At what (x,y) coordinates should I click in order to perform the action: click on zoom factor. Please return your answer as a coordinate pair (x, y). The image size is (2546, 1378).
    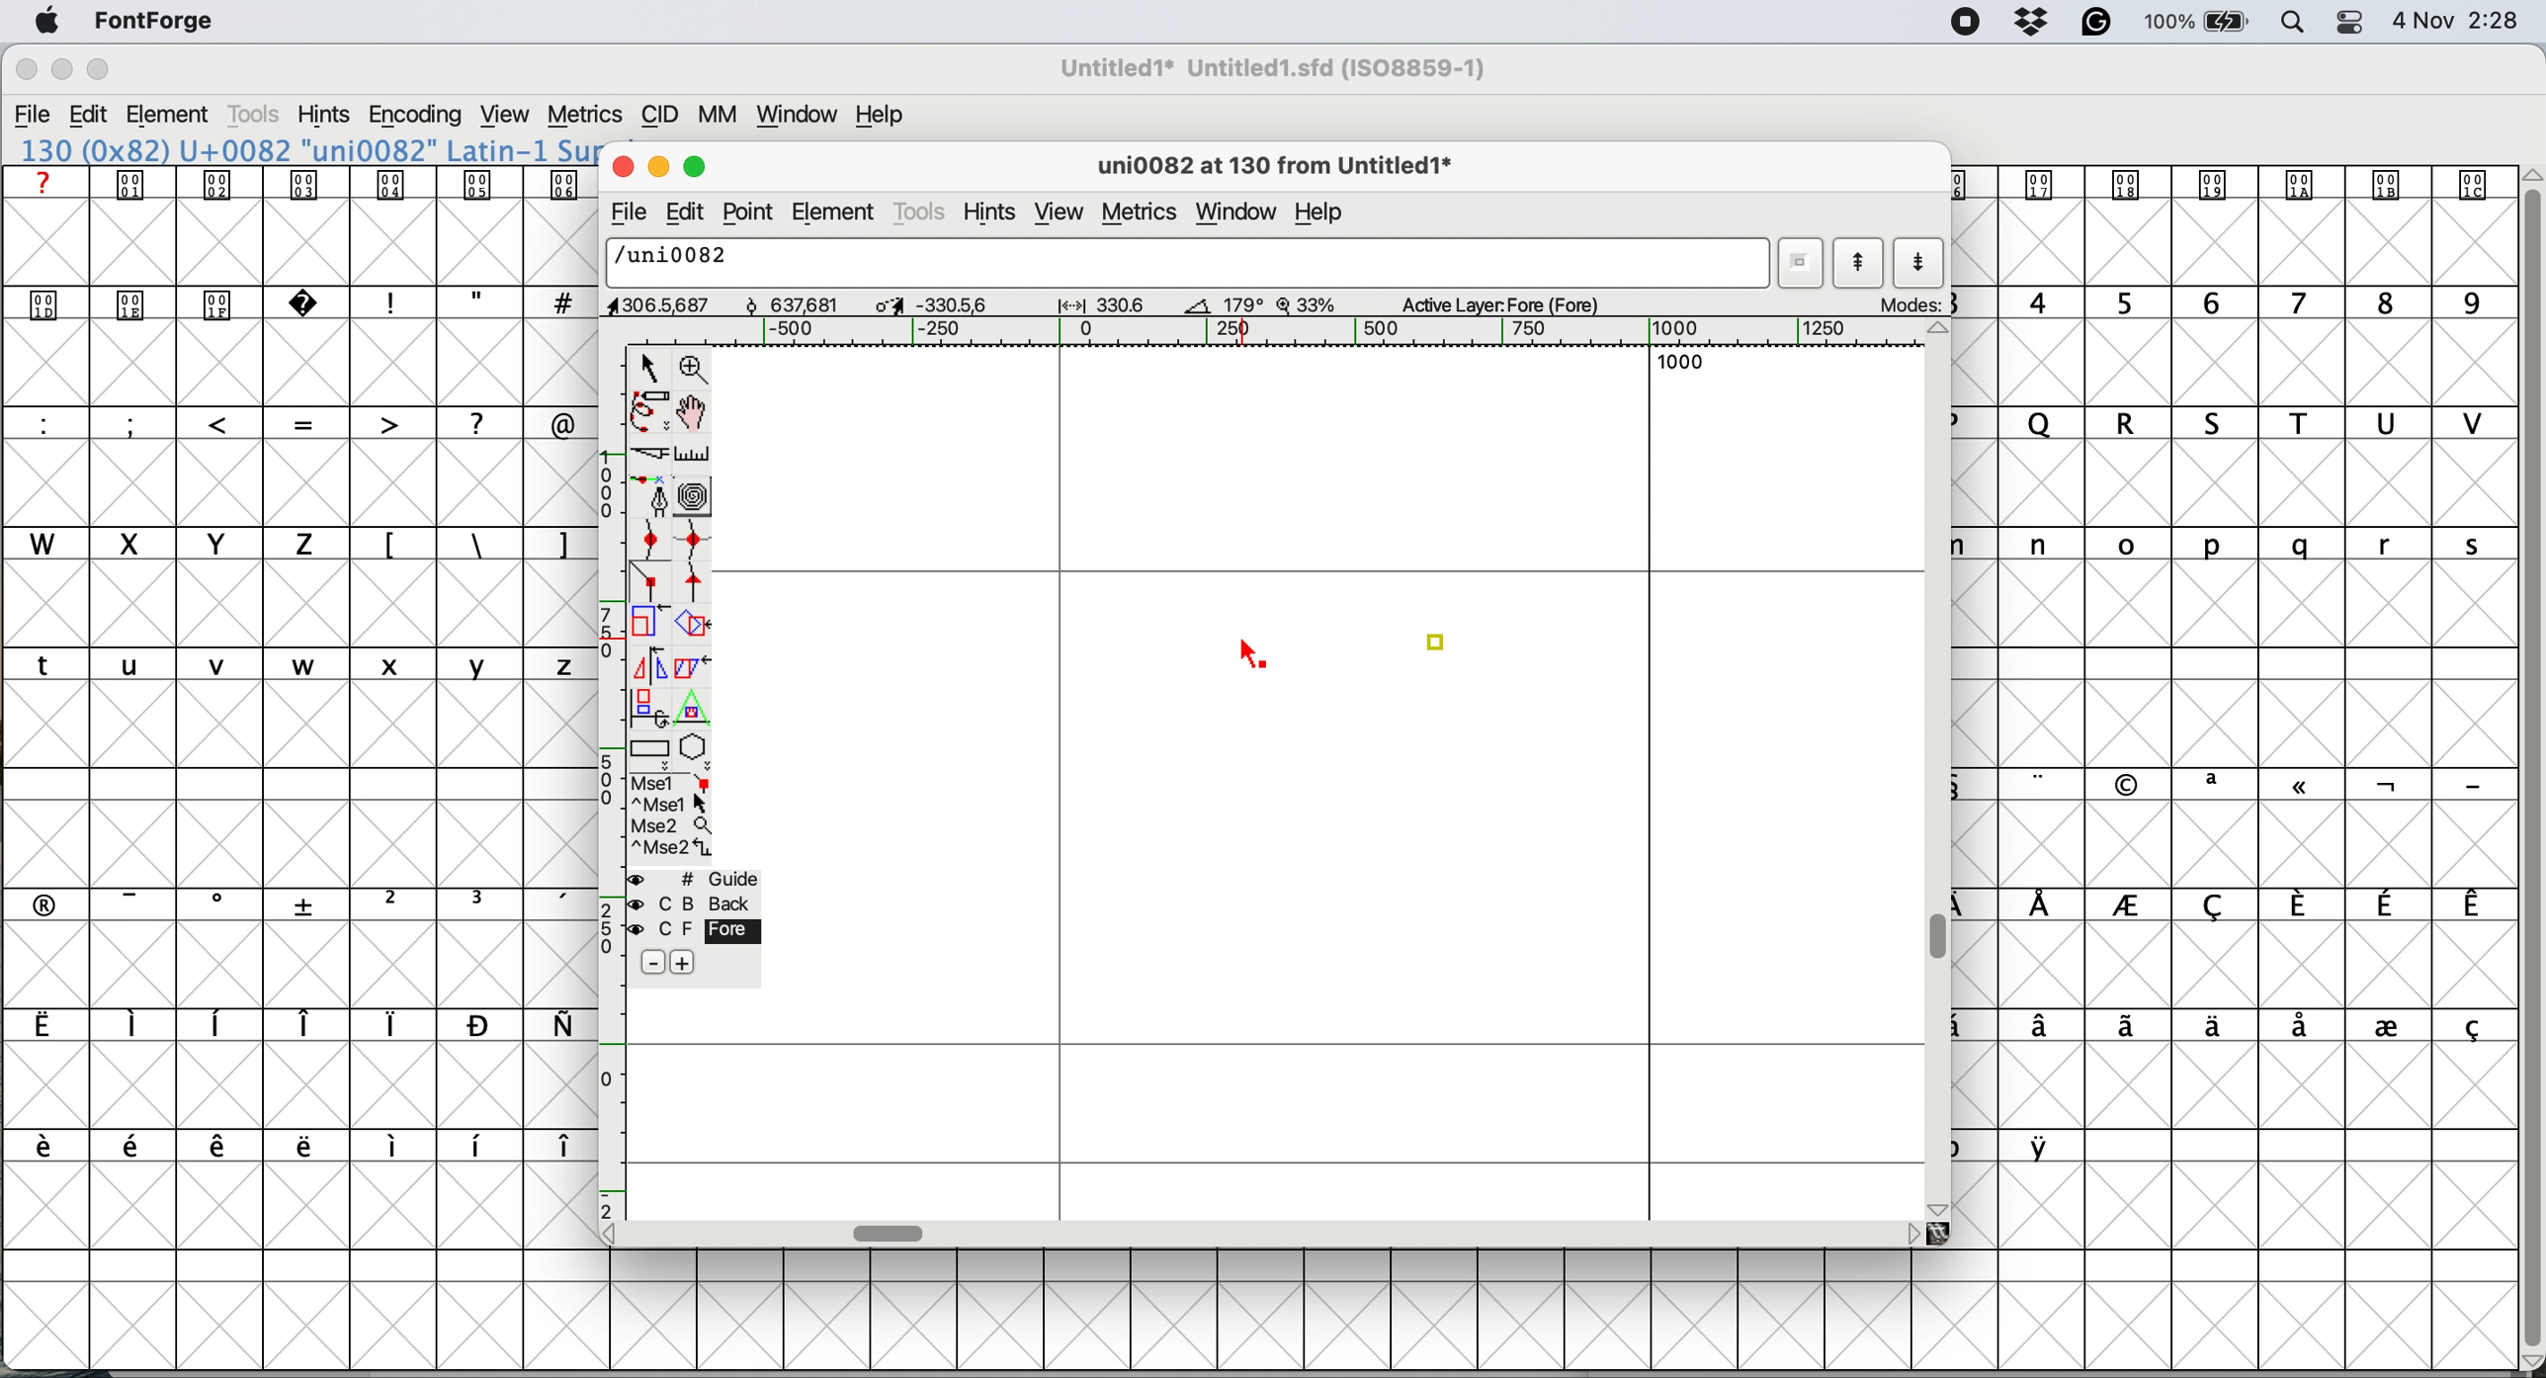
    Looking at the image, I should click on (1302, 304).